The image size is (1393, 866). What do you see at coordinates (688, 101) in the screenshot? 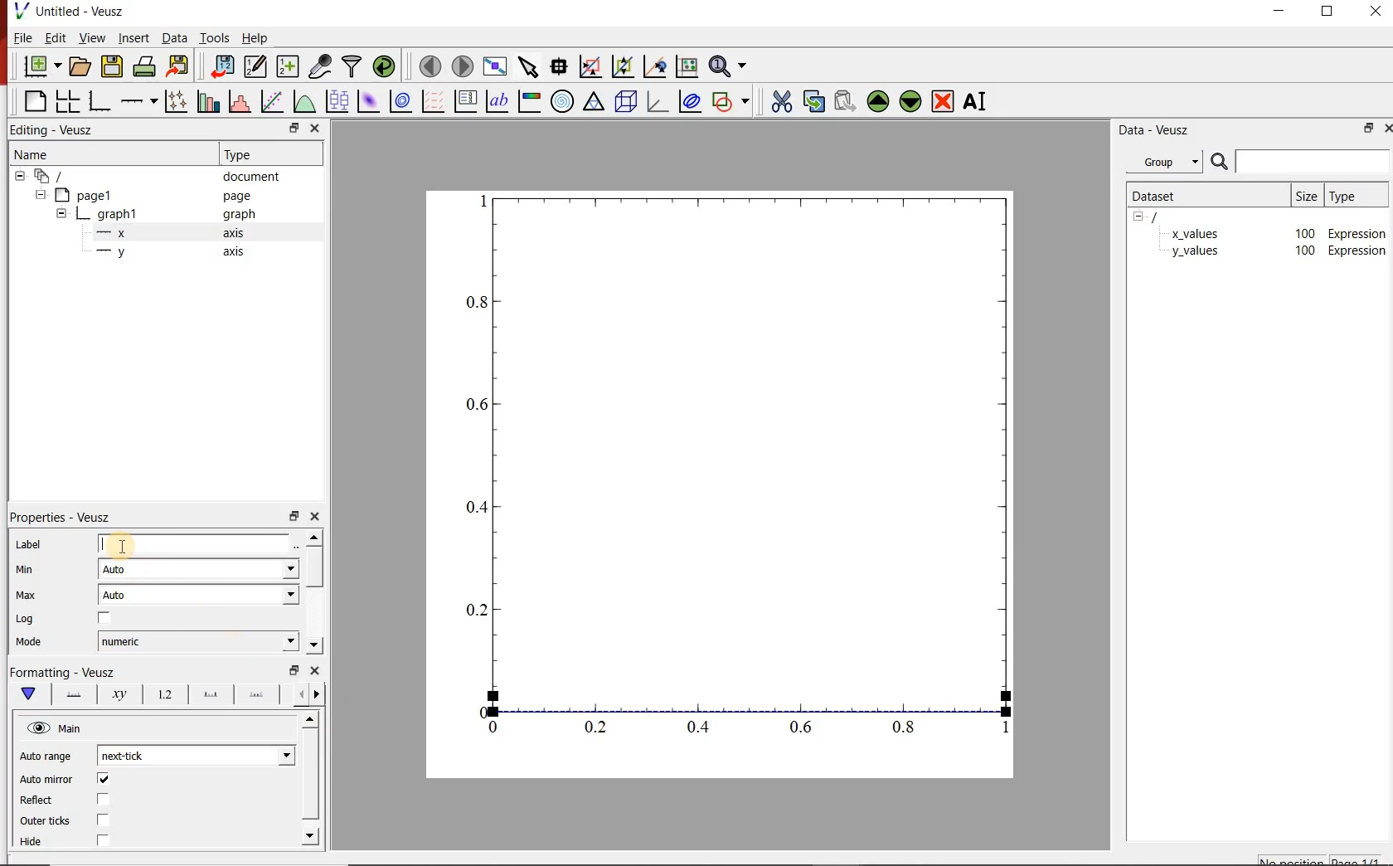
I see `plot covariance ellipse` at bounding box center [688, 101].